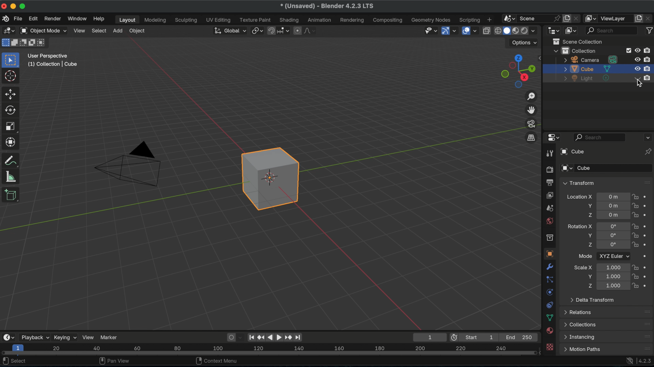  I want to click on animate property, so click(648, 214).